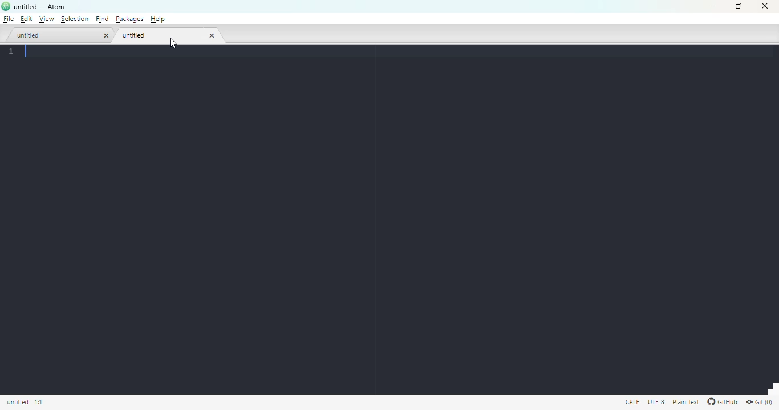 The image size is (779, 410). What do you see at coordinates (9, 19) in the screenshot?
I see `file` at bounding box center [9, 19].